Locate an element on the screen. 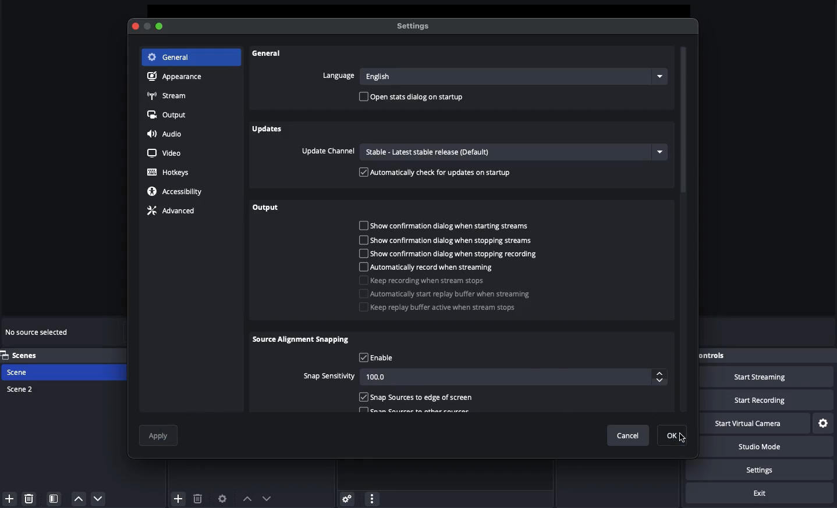 The image size is (837, 508). Add is located at coordinates (178, 498).